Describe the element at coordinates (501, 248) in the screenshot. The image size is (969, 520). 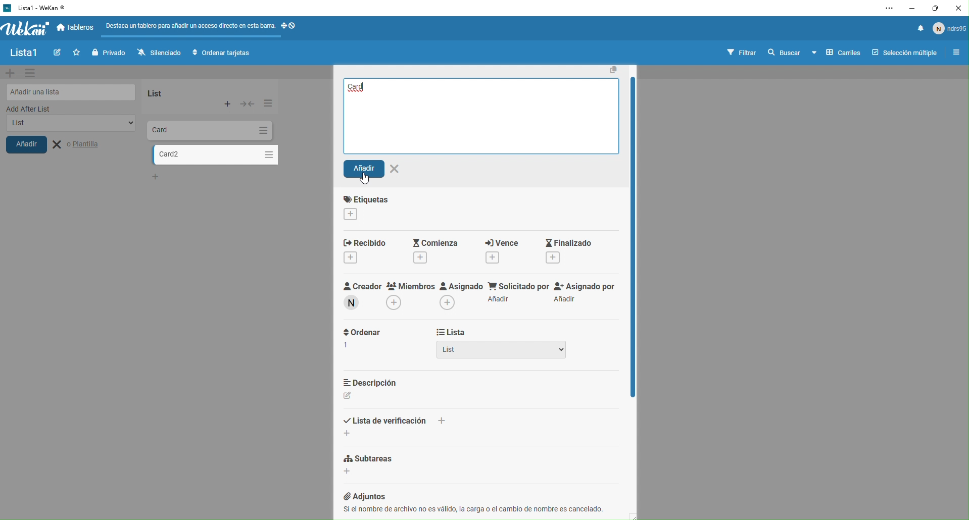
I see `vence` at that location.